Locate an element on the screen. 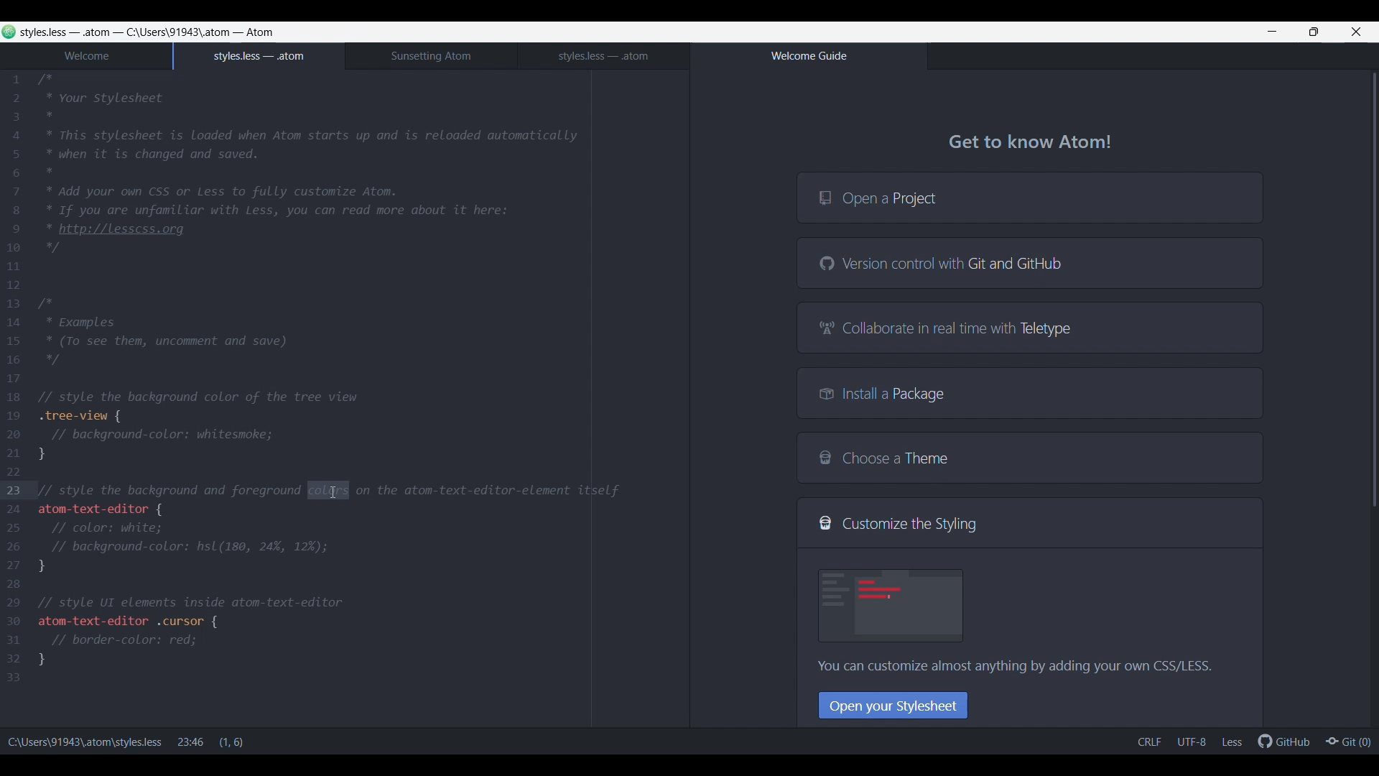 The width and height of the screenshot is (1379, 776). Install a Package is located at coordinates (1030, 392).